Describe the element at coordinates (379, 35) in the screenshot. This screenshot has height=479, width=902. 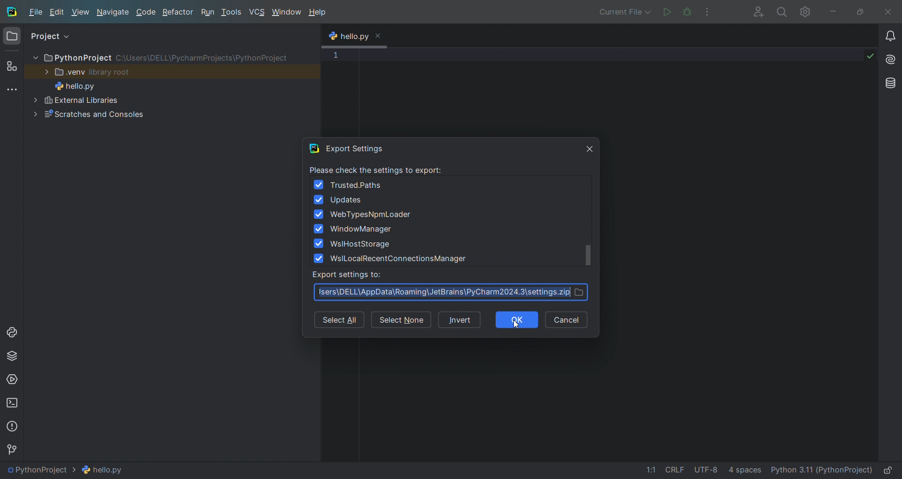
I see `close` at that location.